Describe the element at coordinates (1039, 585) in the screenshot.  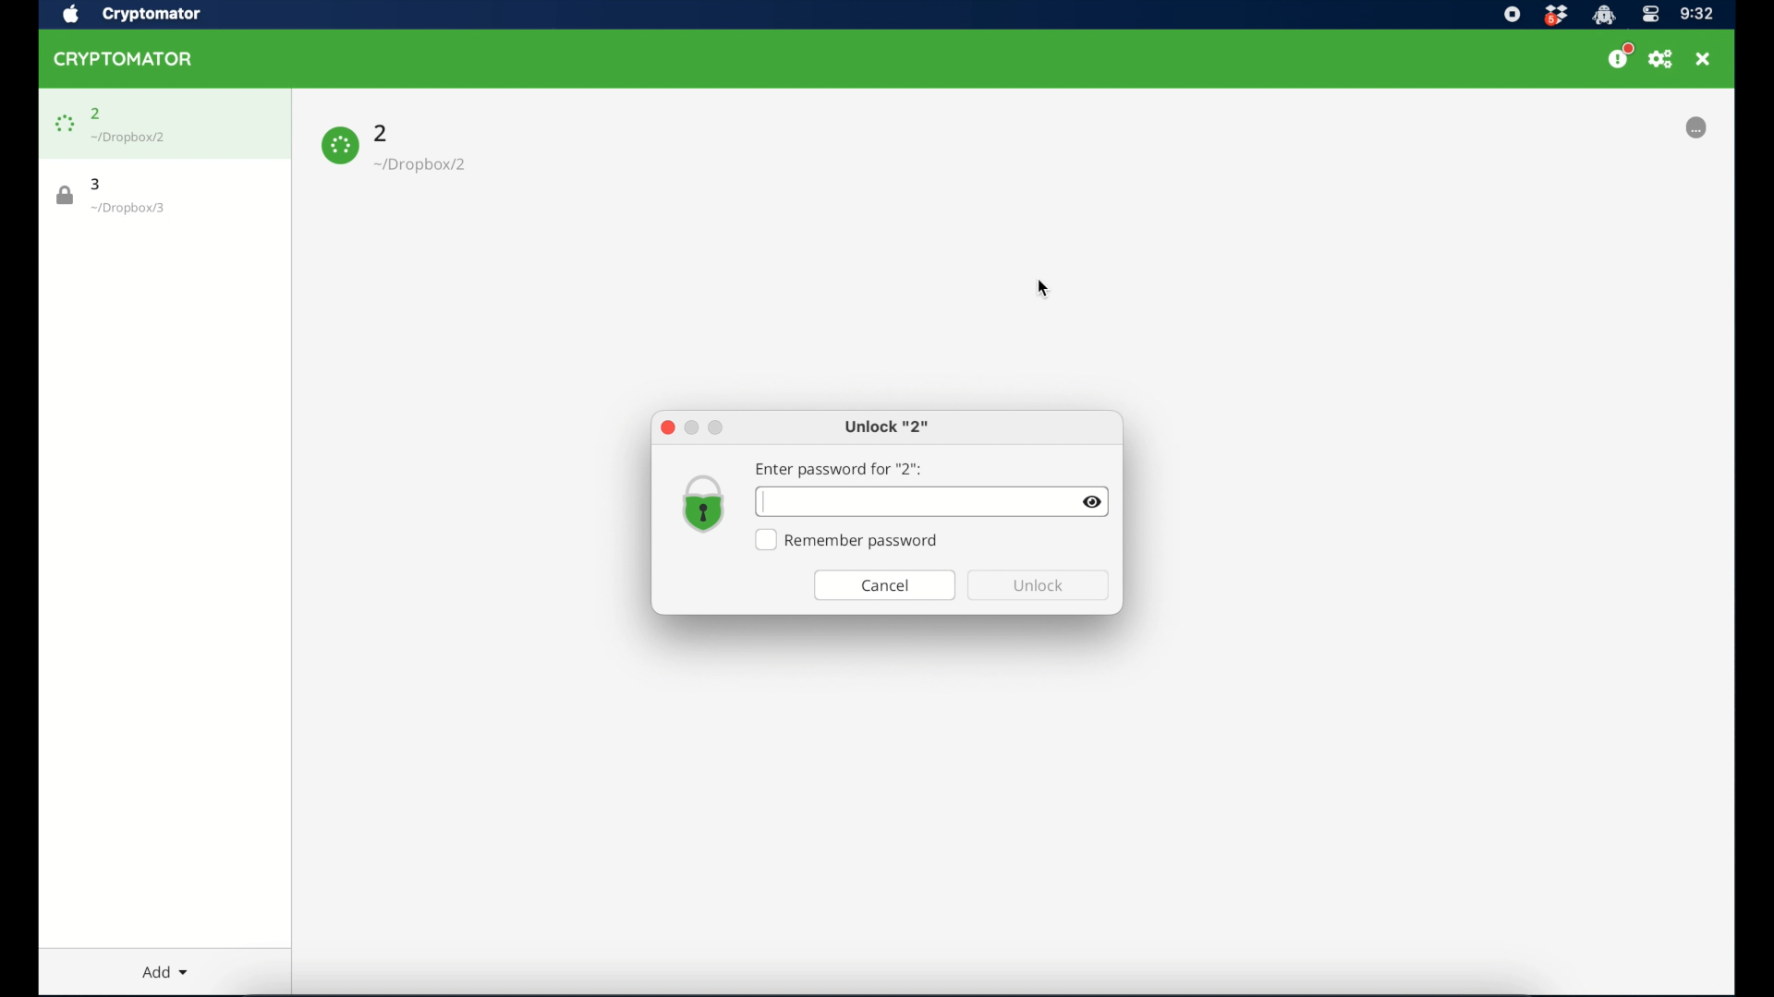
I see `unlock` at that location.